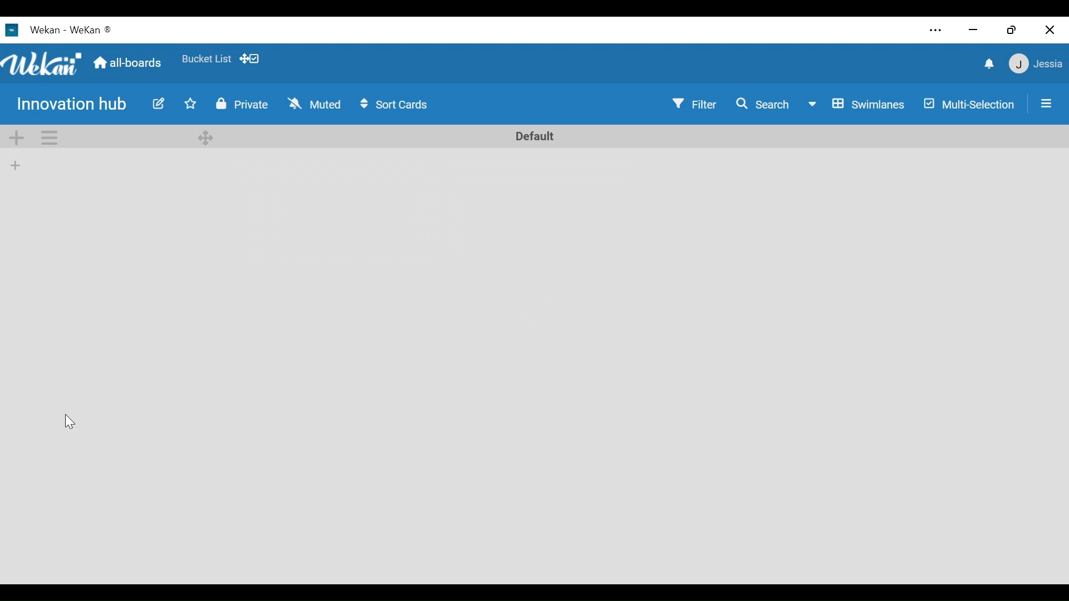 This screenshot has height=601, width=1069. Describe the element at coordinates (15, 137) in the screenshot. I see `Add Swimlane` at that location.